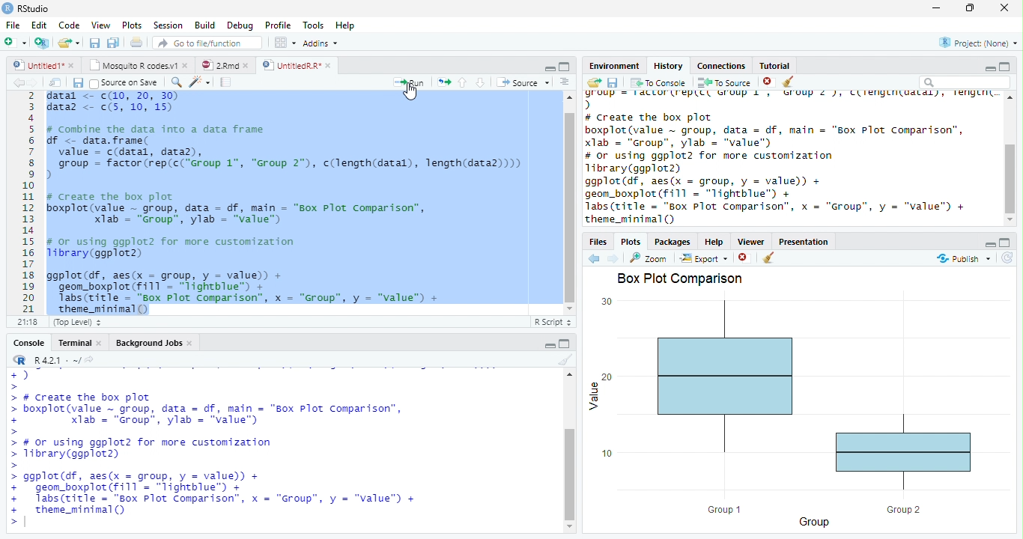 This screenshot has height=539, width=1023. I want to click on Environment, so click(615, 66).